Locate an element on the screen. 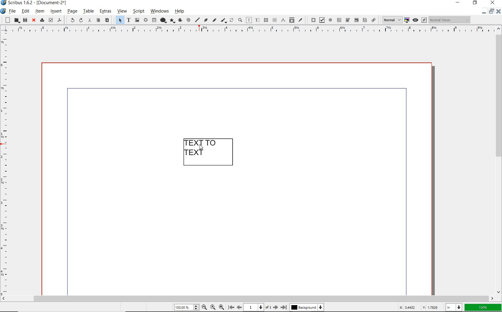  pdf combo box is located at coordinates (356, 20).